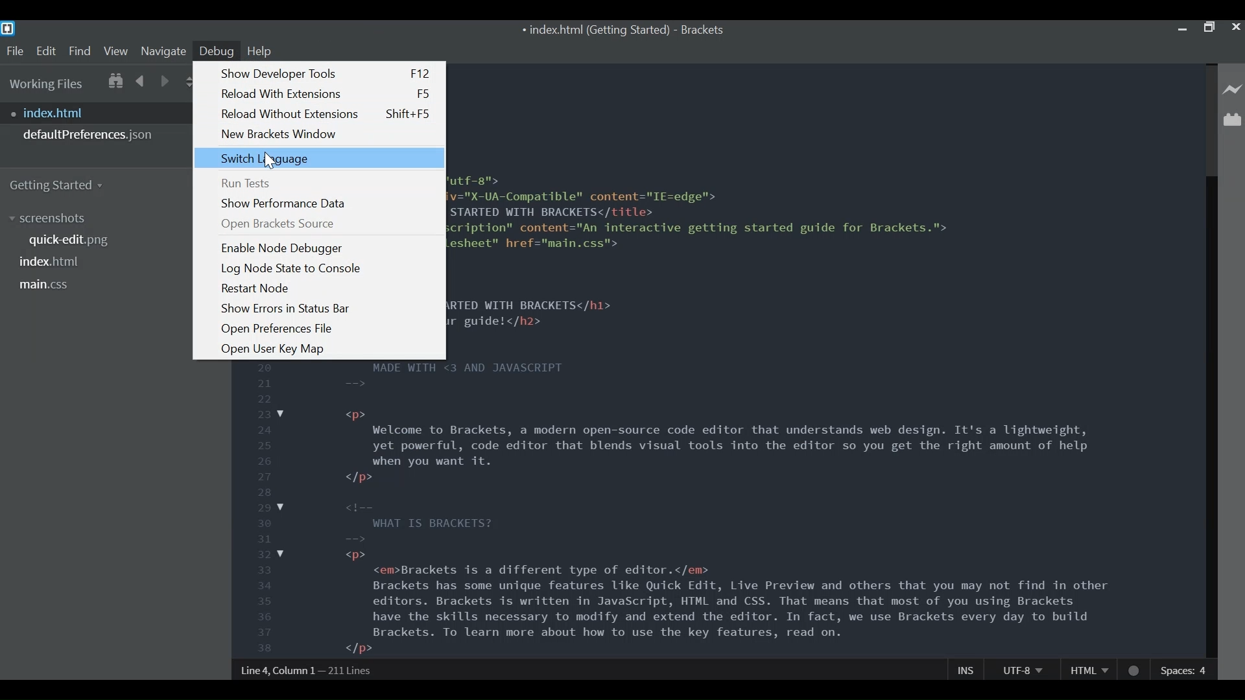 This screenshot has height=700, width=1245. I want to click on HTML, so click(1089, 669).